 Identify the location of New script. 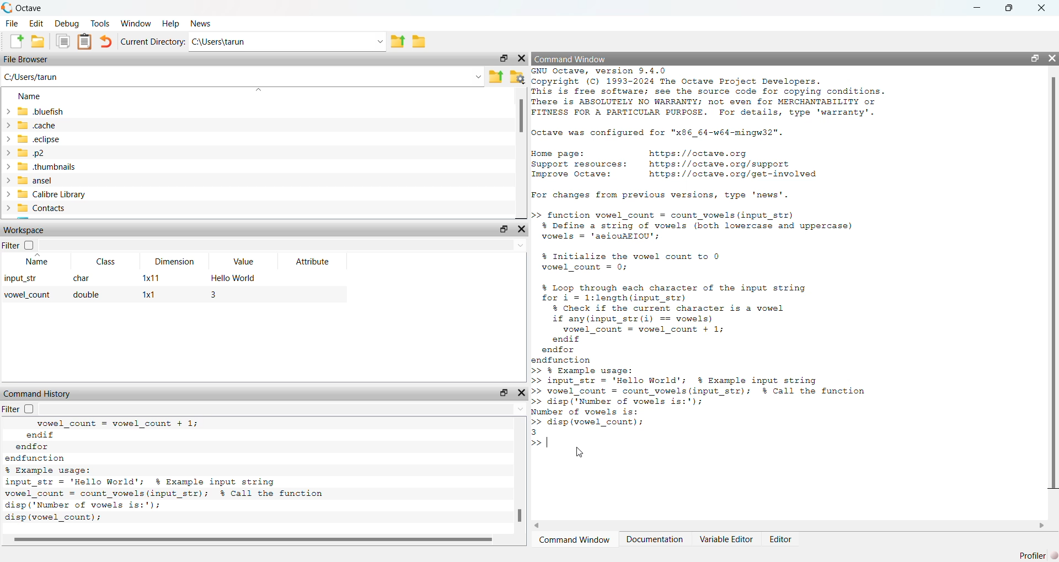
(14, 41).